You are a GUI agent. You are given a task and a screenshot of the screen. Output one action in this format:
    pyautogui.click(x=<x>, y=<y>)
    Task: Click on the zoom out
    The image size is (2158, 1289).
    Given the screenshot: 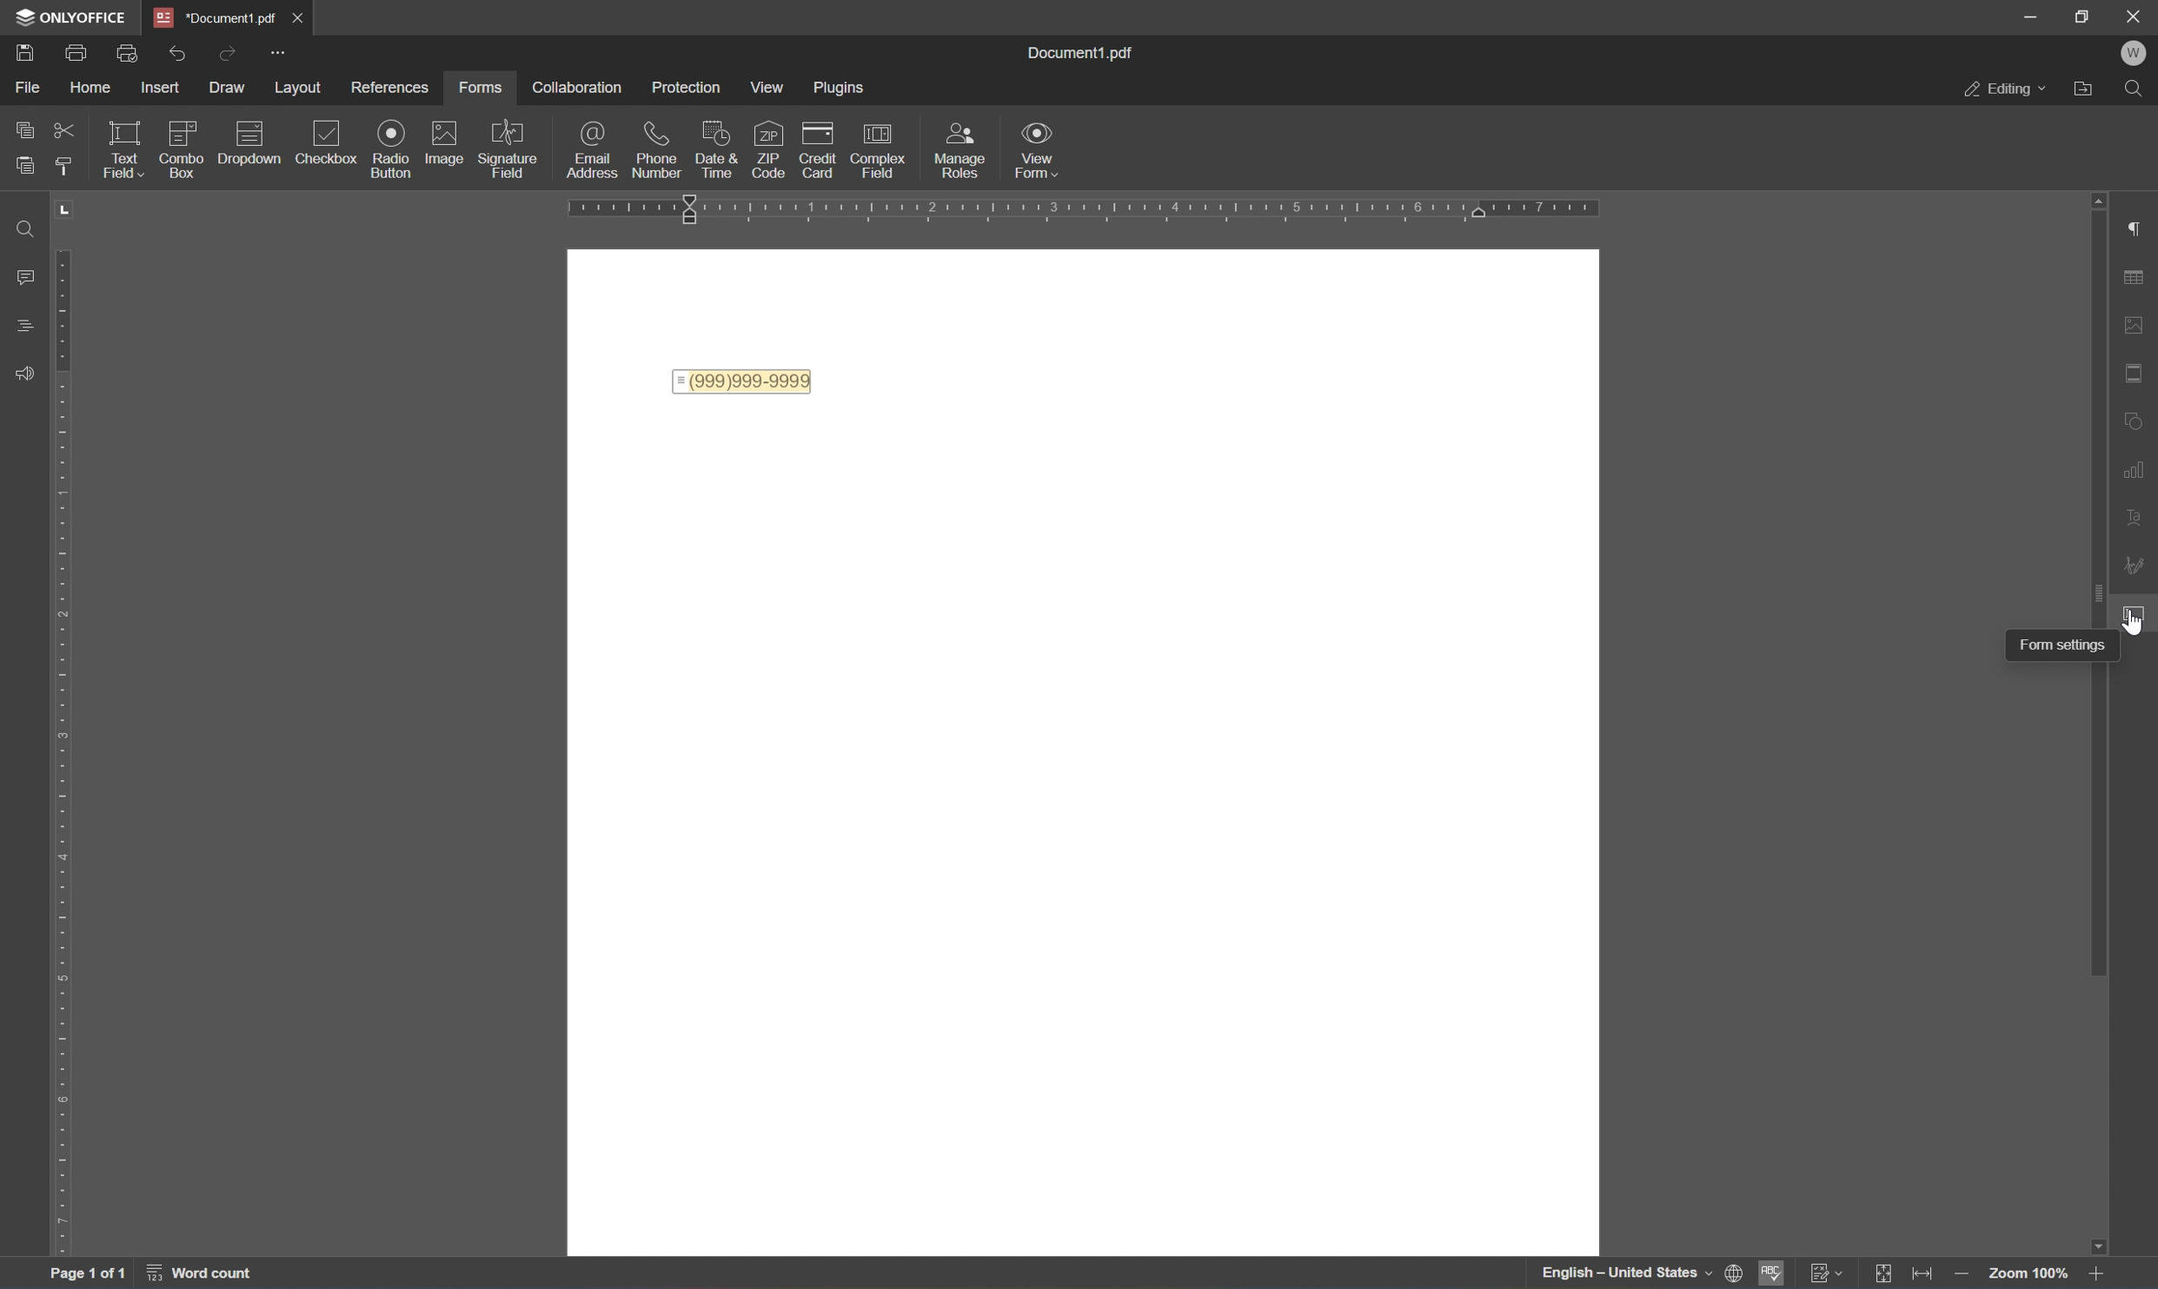 What is the action you would take?
    pyautogui.click(x=1965, y=1277)
    